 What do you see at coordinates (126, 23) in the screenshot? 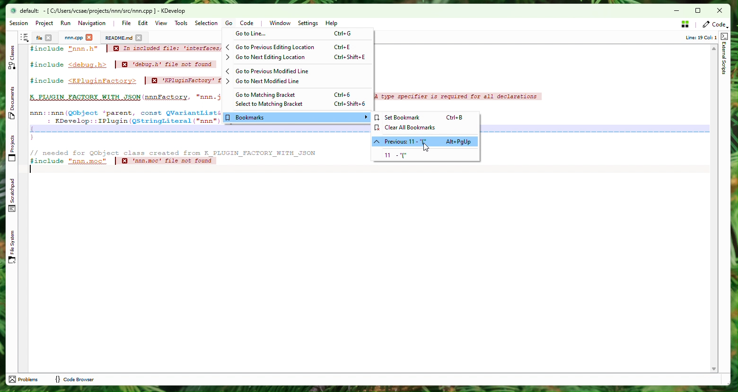
I see `File` at bounding box center [126, 23].